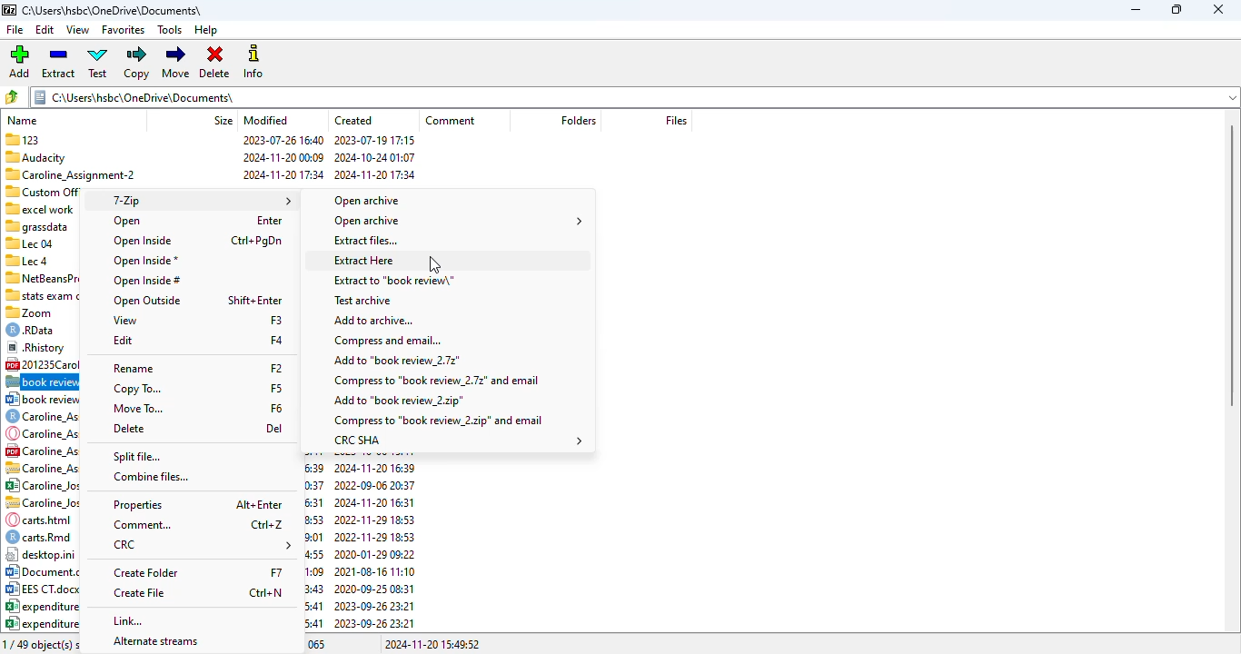  What do you see at coordinates (457, 222) in the screenshot?
I see `open archive` at bounding box center [457, 222].